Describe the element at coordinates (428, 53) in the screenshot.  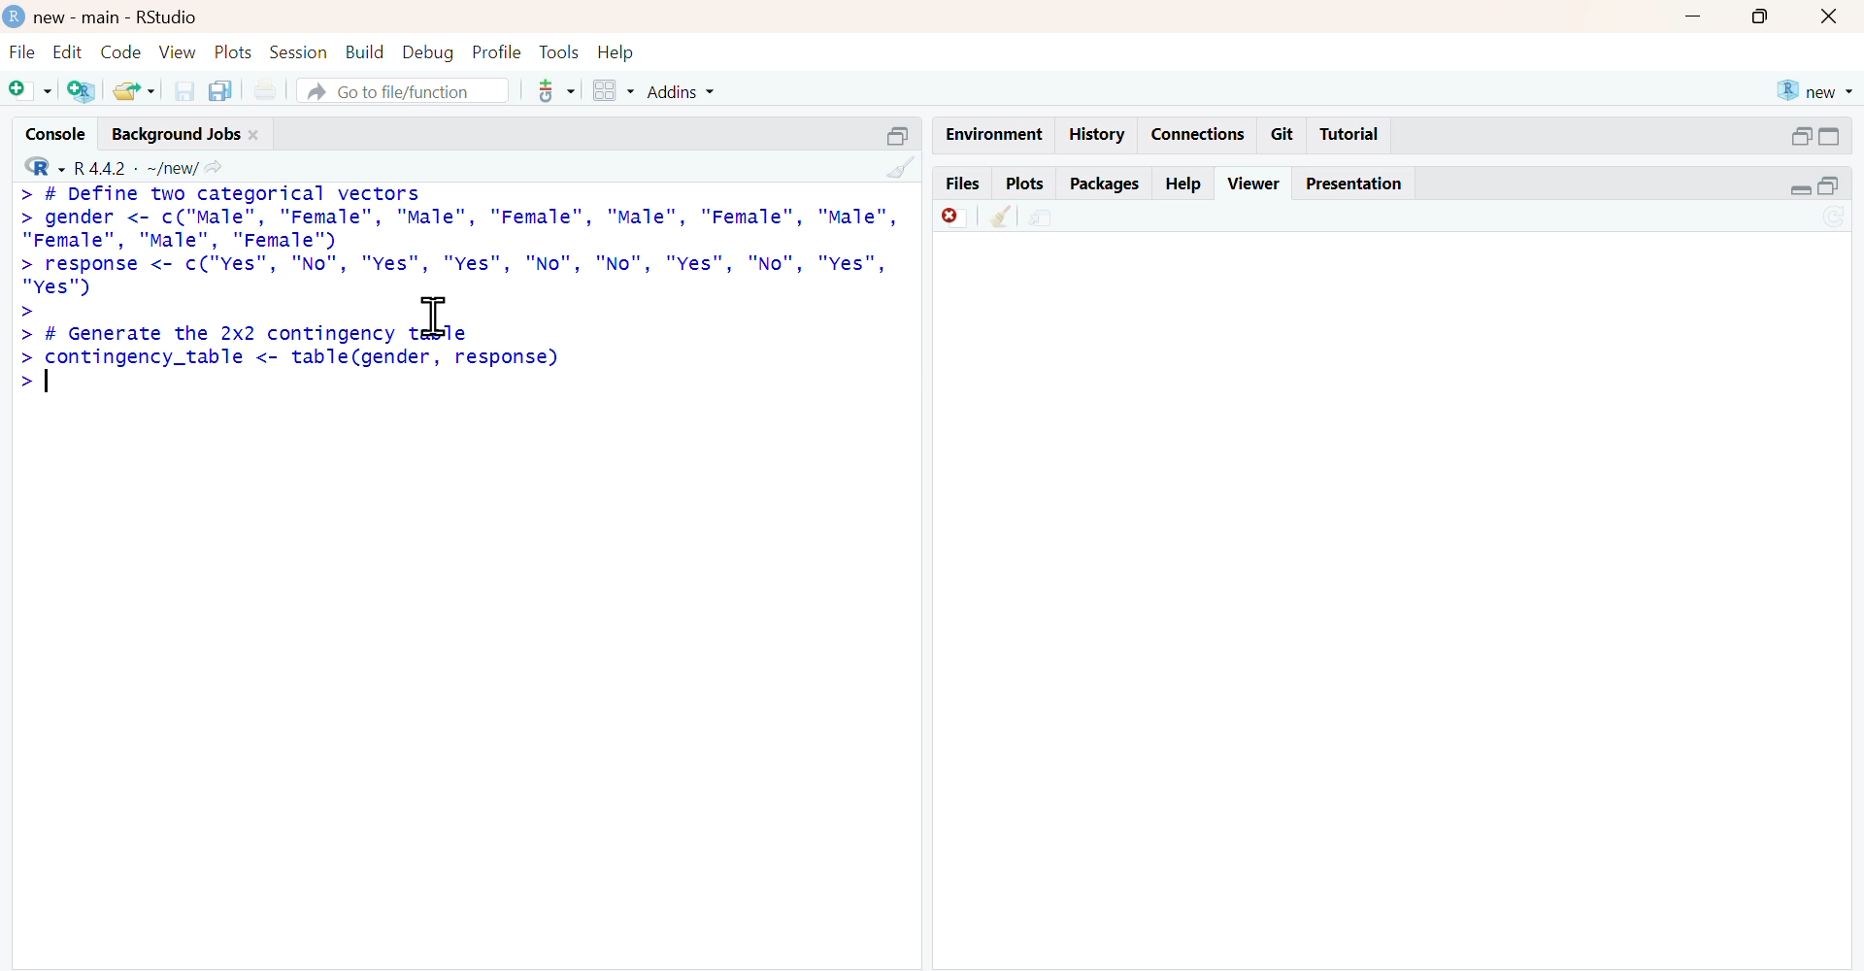
I see `debug` at that location.